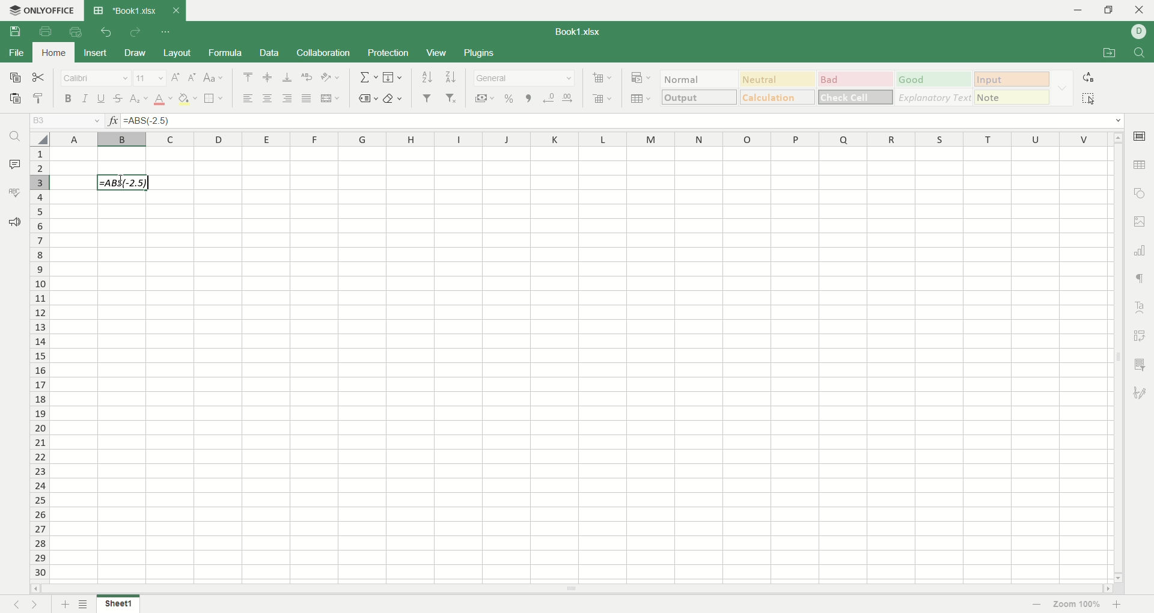 The image size is (1154, 613). Describe the element at coordinates (248, 77) in the screenshot. I see `align top` at that location.